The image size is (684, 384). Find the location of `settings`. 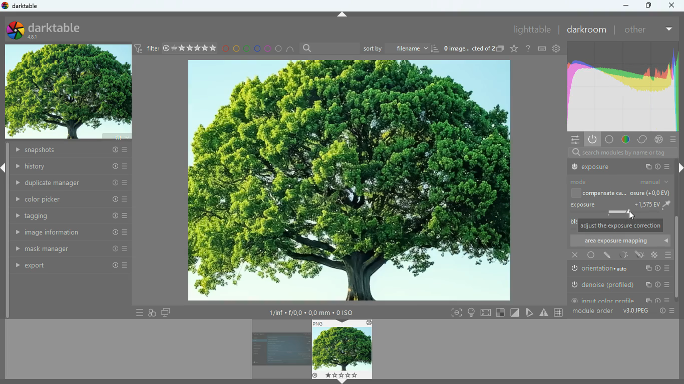

settings is located at coordinates (528, 50).